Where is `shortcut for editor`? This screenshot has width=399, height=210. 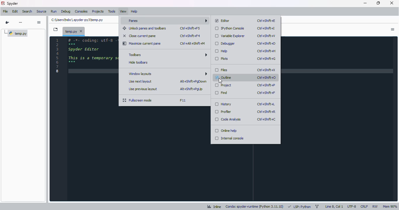 shortcut for editor is located at coordinates (267, 21).